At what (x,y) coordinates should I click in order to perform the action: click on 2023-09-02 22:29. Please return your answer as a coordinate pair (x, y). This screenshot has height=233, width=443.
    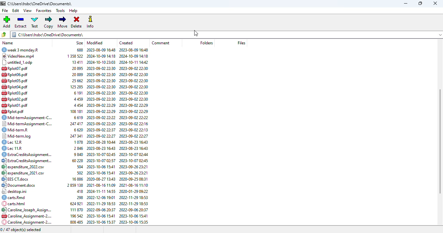
    Looking at the image, I should click on (101, 111).